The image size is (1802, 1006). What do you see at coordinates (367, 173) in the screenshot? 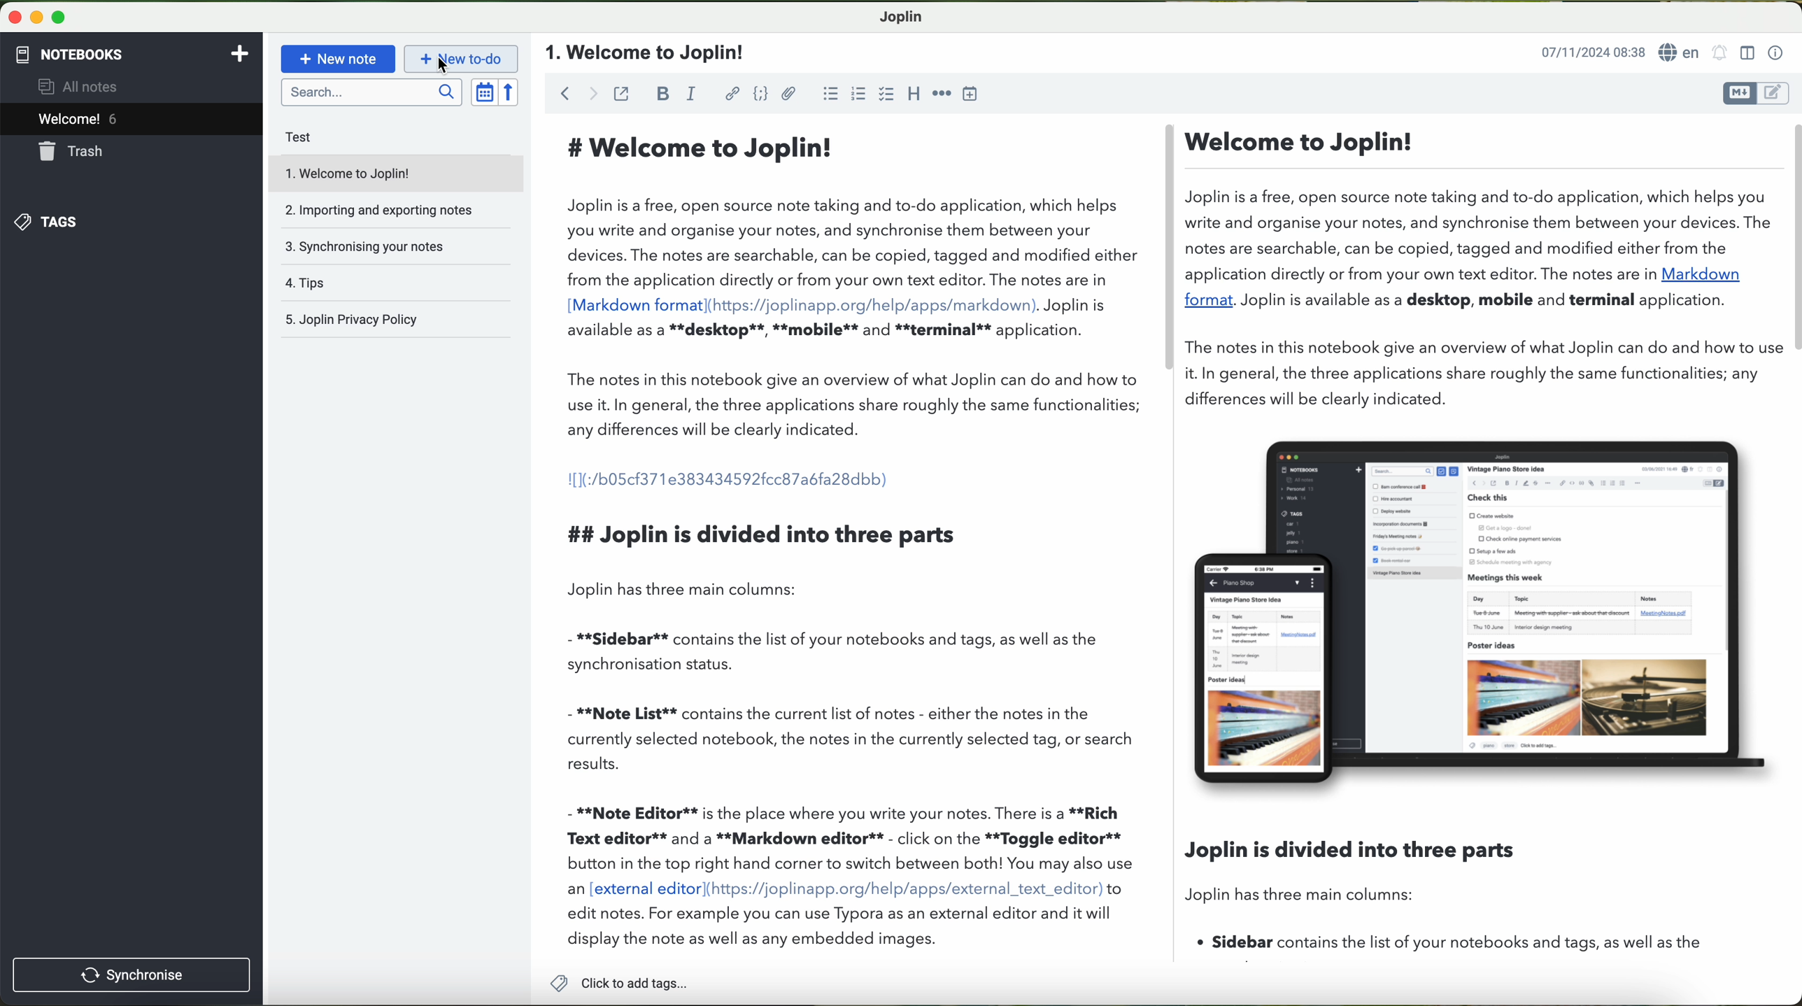
I see `welcome to Joplin` at bounding box center [367, 173].